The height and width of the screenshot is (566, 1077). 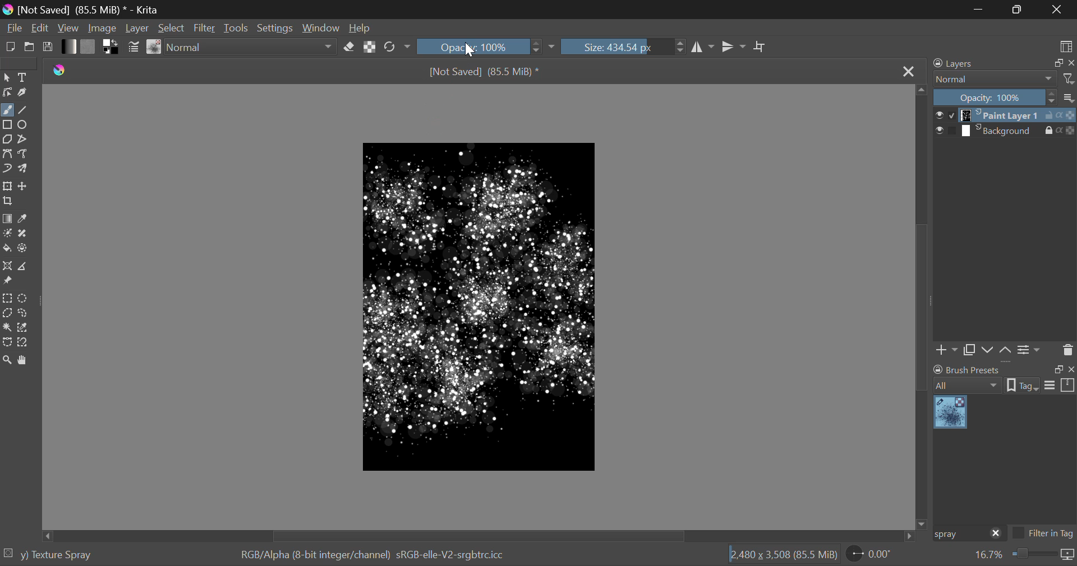 I want to click on Window, so click(x=323, y=27).